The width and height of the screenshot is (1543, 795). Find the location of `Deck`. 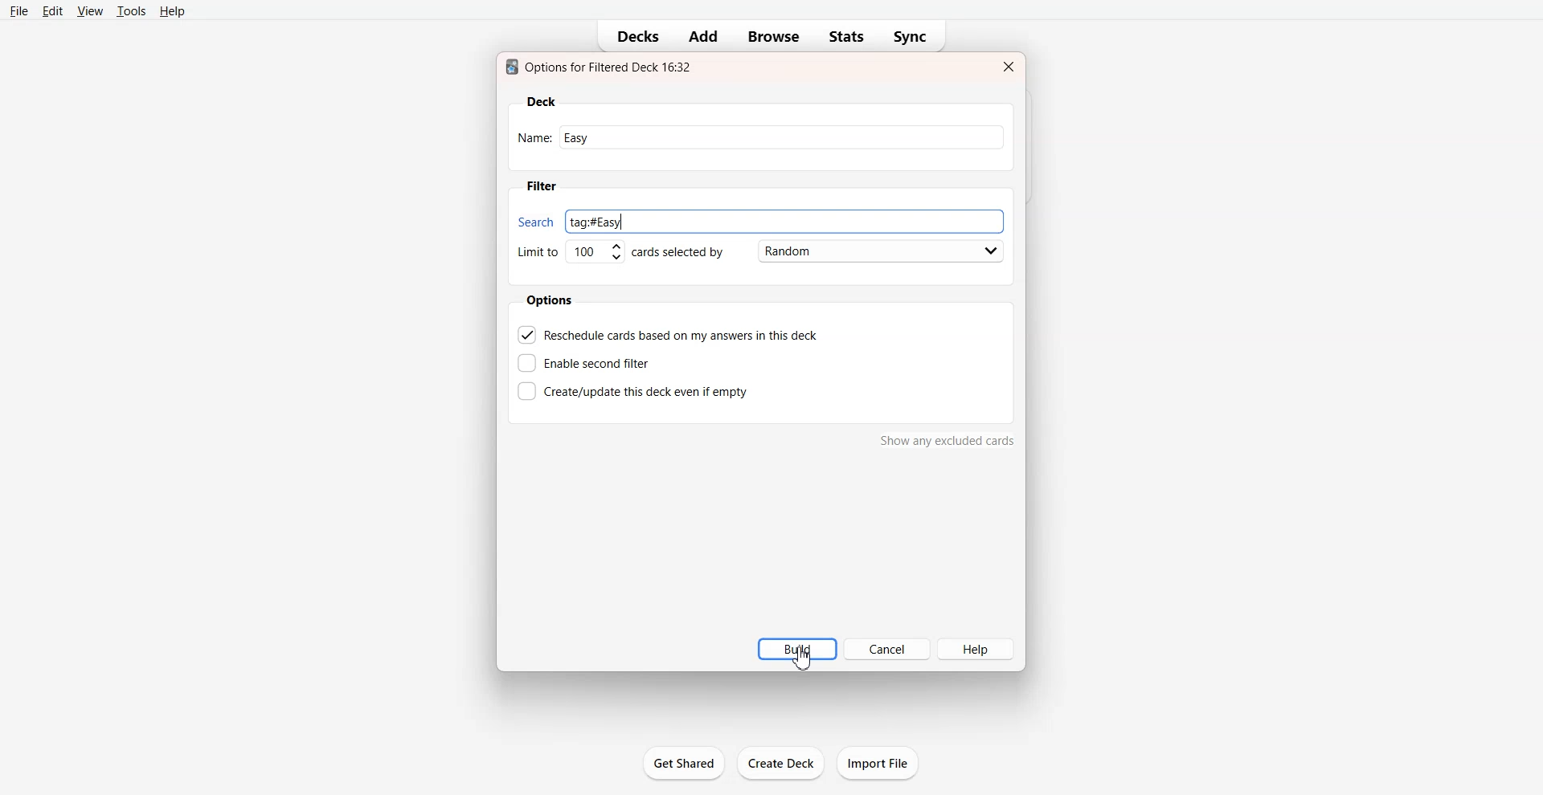

Deck is located at coordinates (542, 102).